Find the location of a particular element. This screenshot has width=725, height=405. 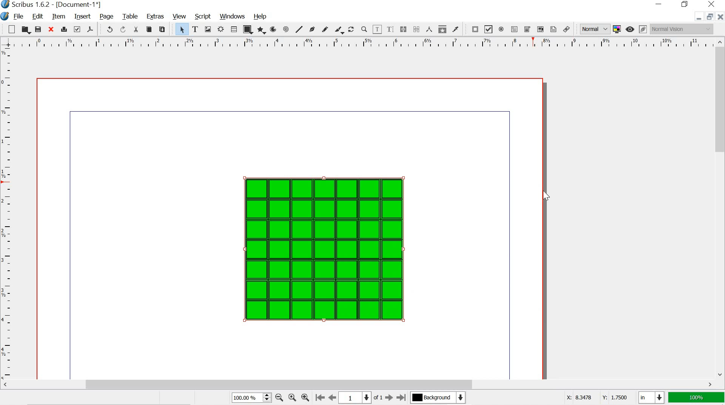

restore down is located at coordinates (708, 16).